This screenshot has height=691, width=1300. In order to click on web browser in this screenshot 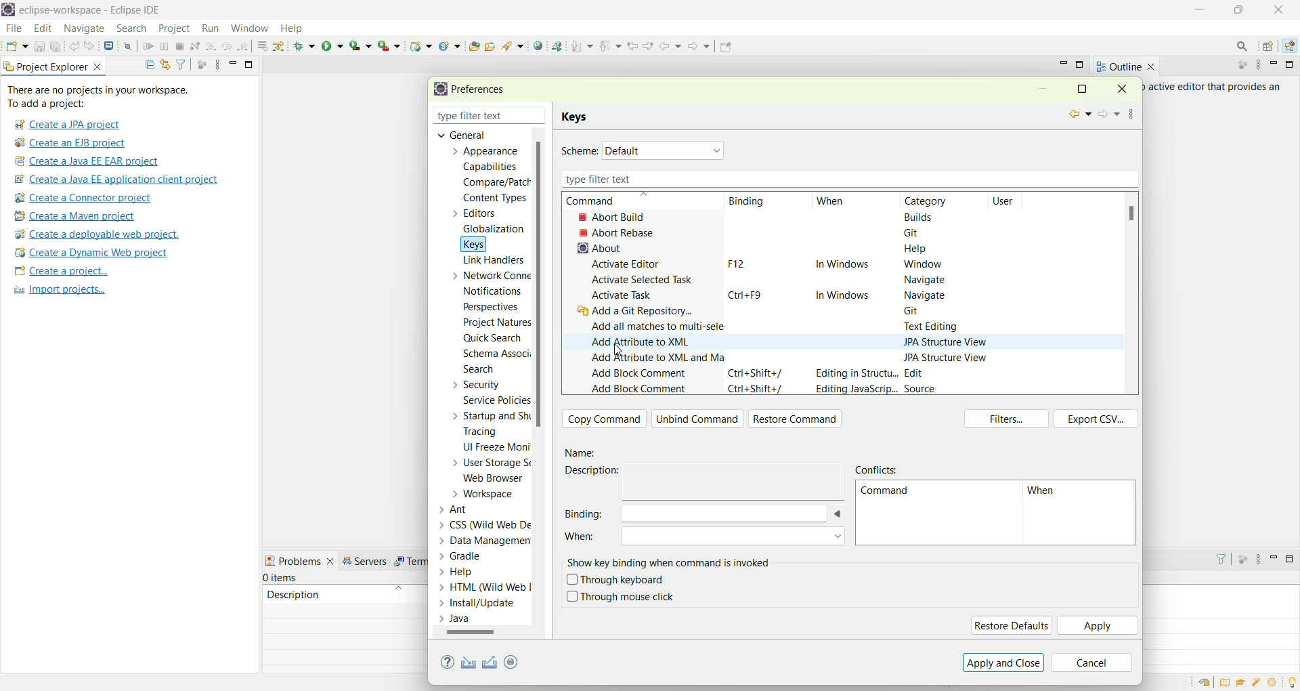, I will do `click(498, 480)`.